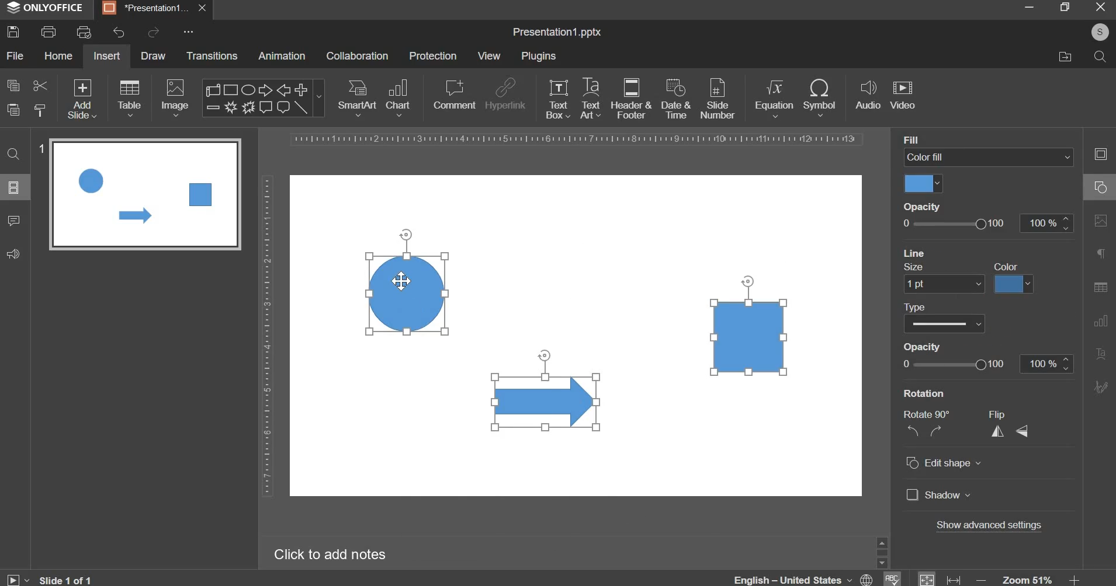 The width and height of the screenshot is (1116, 586). What do you see at coordinates (14, 187) in the screenshot?
I see `slide` at bounding box center [14, 187].